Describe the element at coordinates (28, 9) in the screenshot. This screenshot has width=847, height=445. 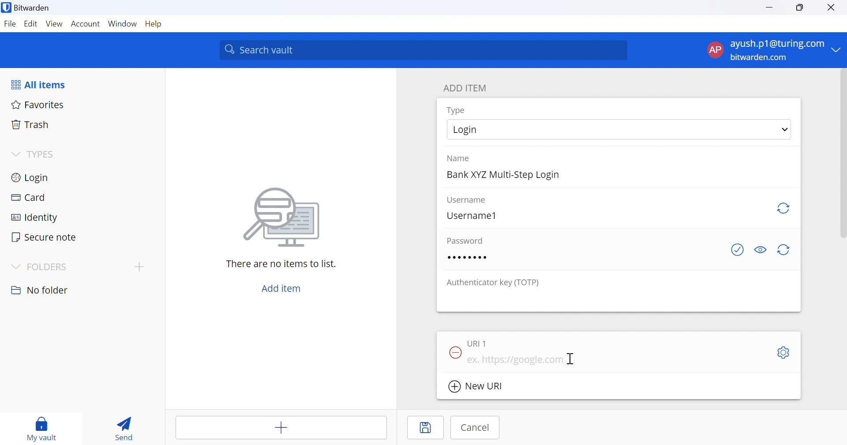
I see `Bitwarden` at that location.